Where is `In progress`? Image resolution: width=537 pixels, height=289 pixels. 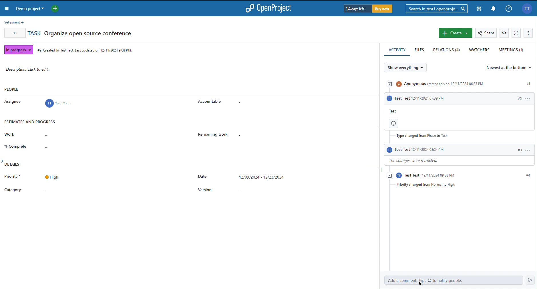 In progress is located at coordinates (17, 49).